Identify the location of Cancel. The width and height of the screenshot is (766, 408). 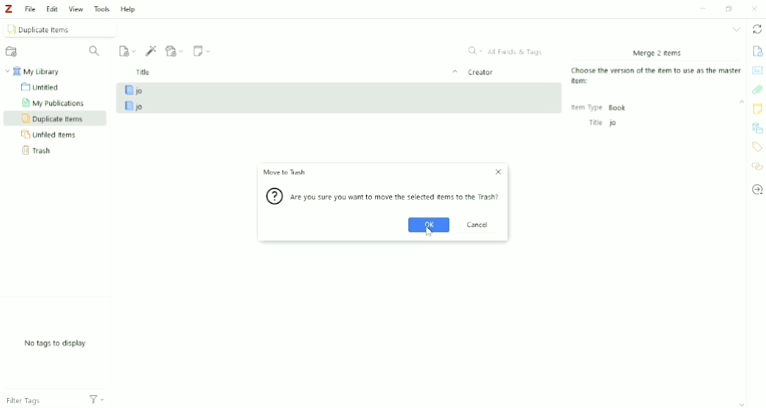
(480, 224).